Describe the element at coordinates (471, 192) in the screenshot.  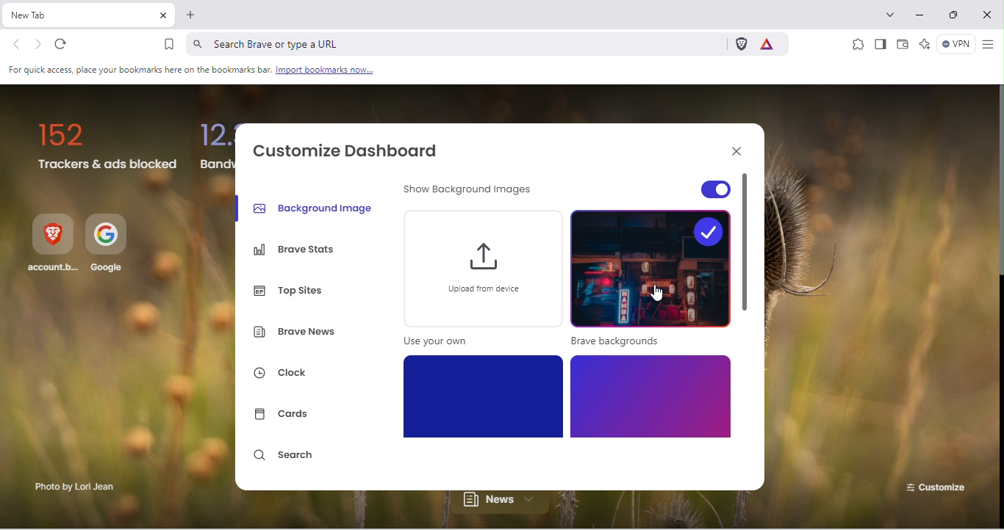
I see `Show background images` at that location.